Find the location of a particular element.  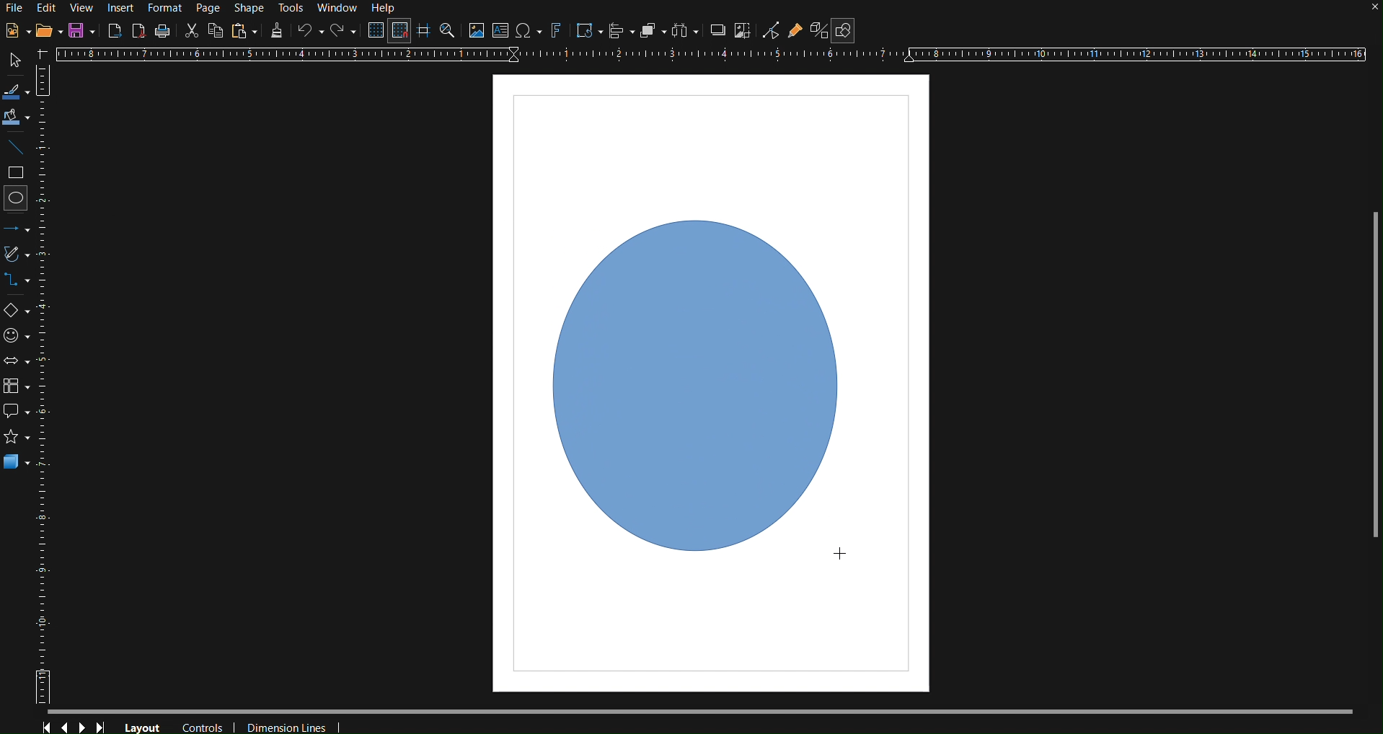

Shadow is located at coordinates (715, 32).